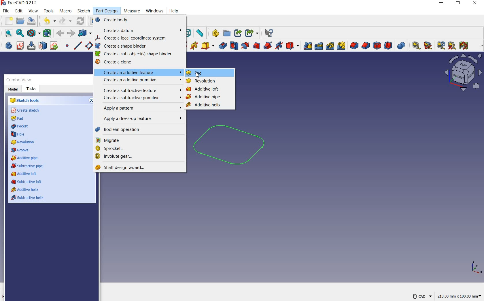 The image size is (484, 301). Describe the element at coordinates (135, 63) in the screenshot. I see `create a clone` at that location.